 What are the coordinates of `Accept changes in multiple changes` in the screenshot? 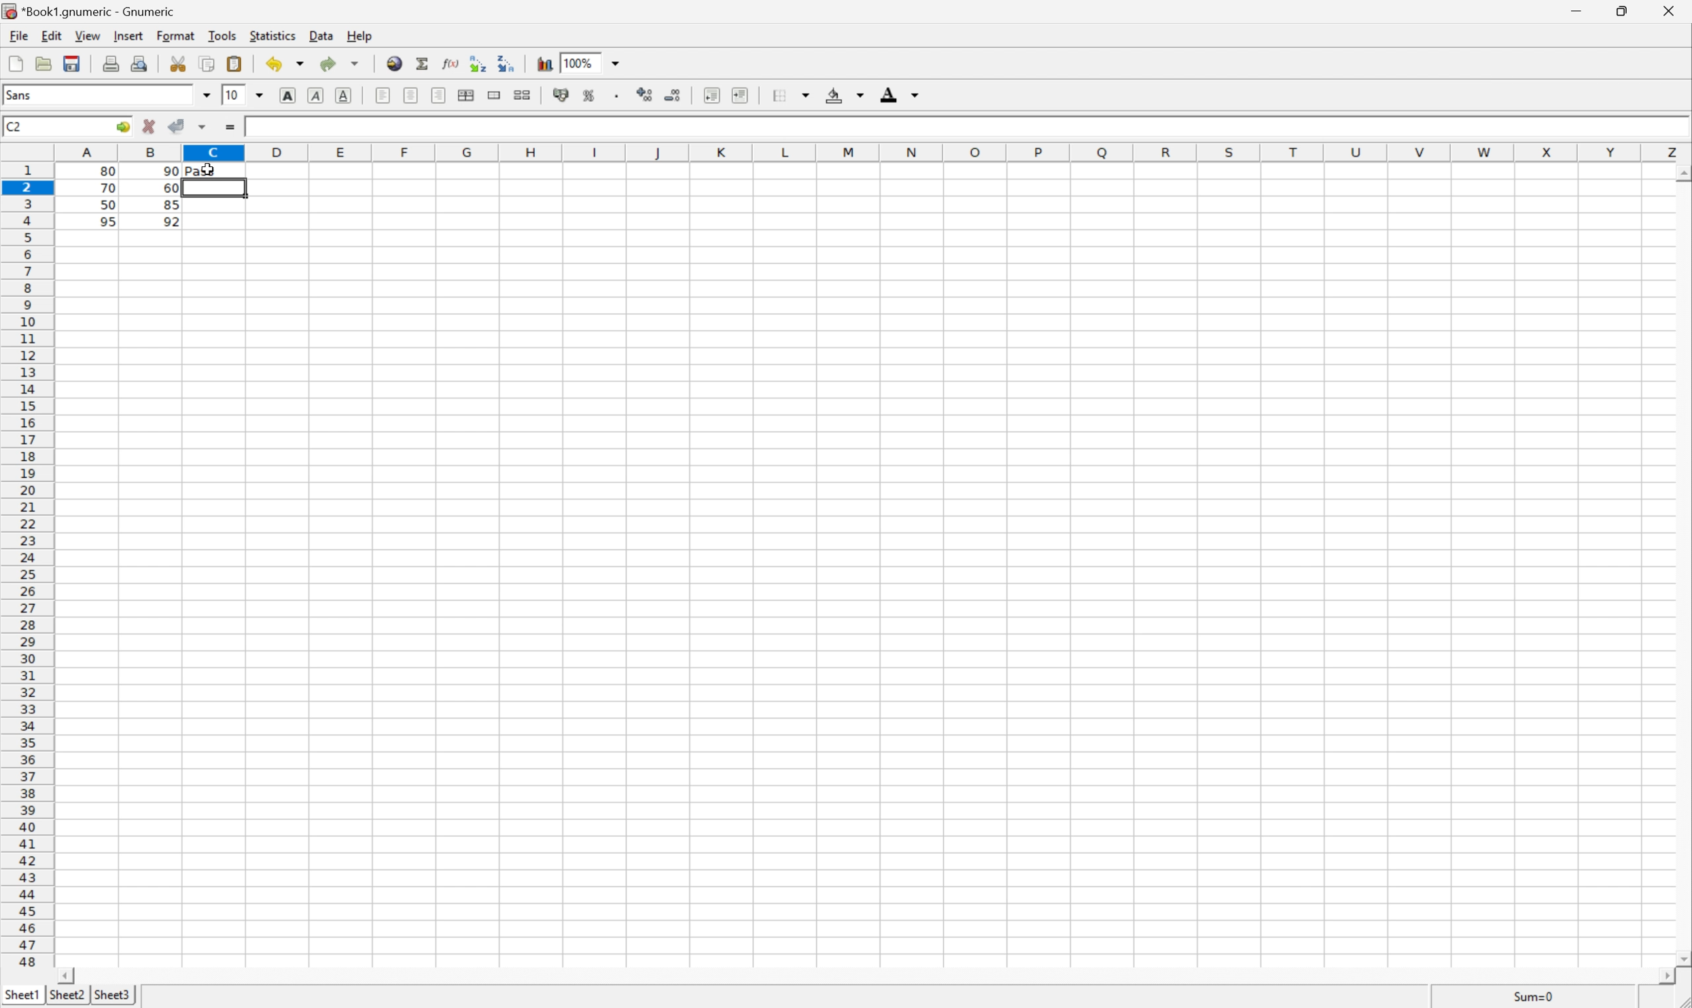 It's located at (205, 127).